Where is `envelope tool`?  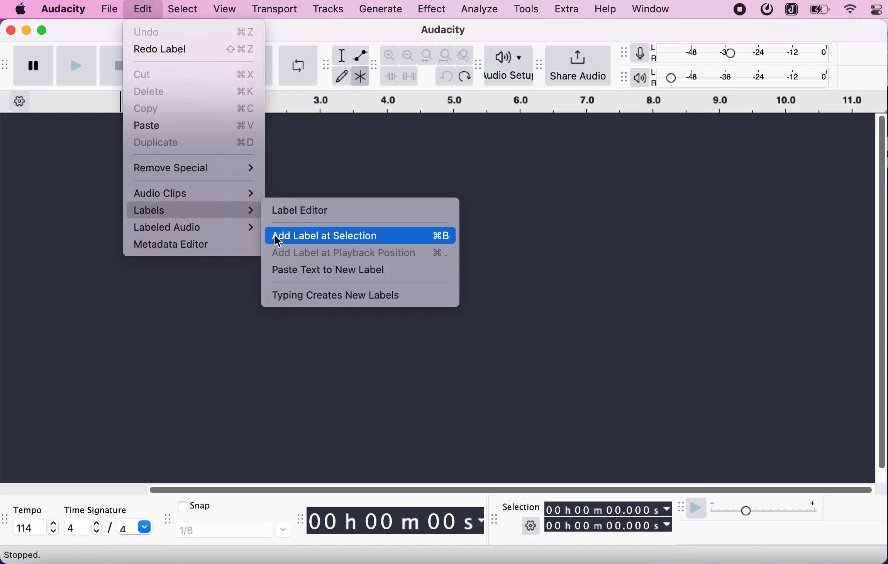
envelope tool is located at coordinates (359, 55).